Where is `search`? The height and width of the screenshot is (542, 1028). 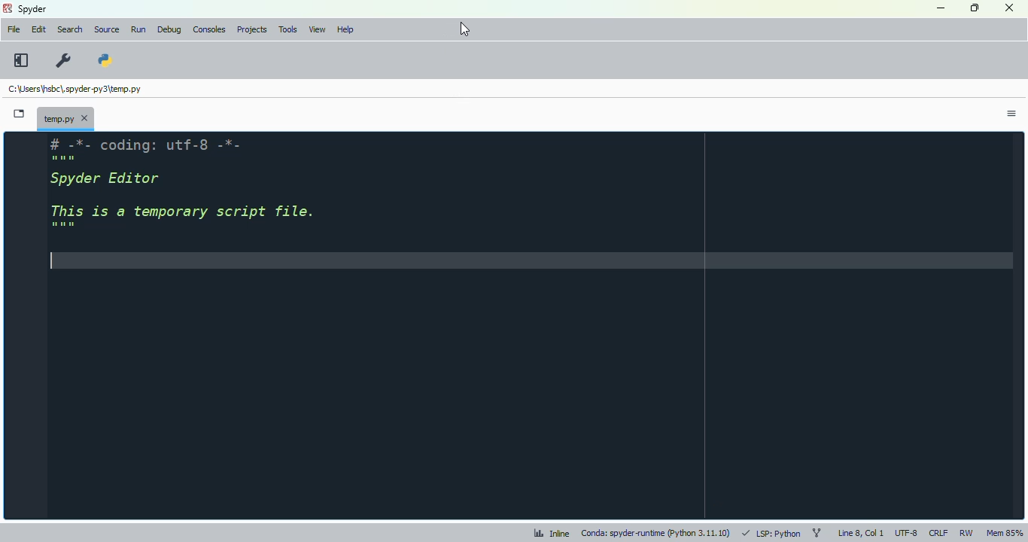 search is located at coordinates (70, 29).